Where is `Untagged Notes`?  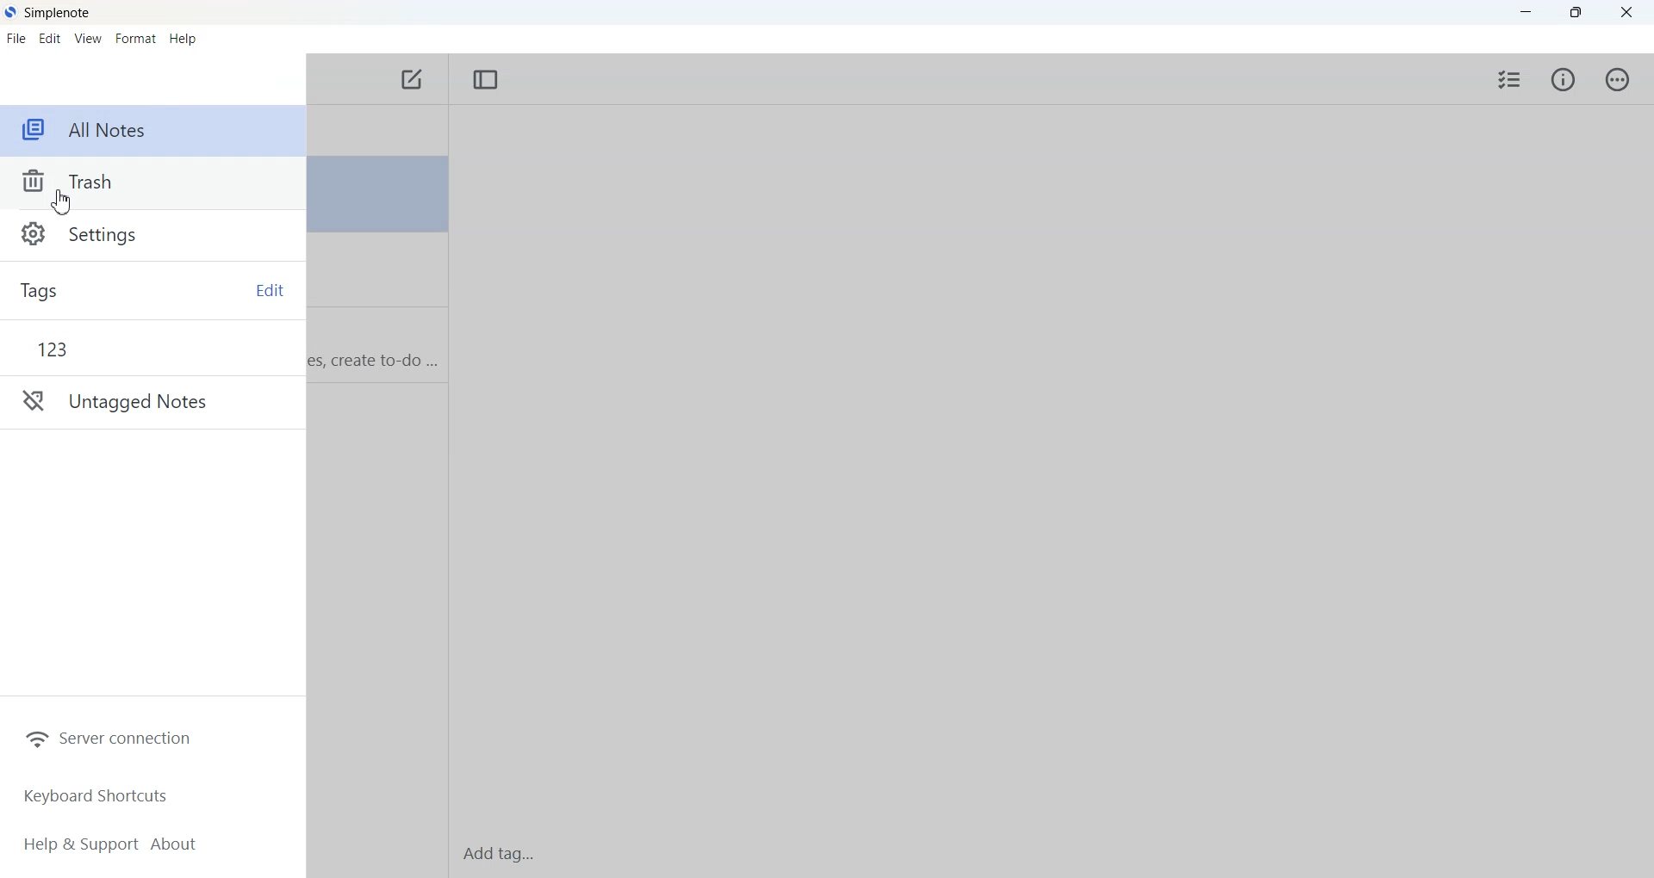
Untagged Notes is located at coordinates (153, 402).